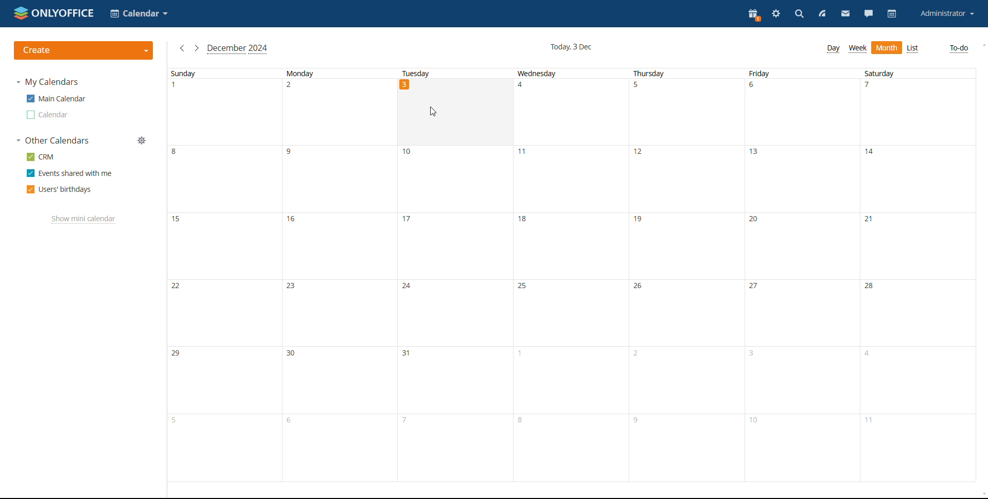 The height and width of the screenshot is (499, 988). I want to click on day view, so click(833, 48).